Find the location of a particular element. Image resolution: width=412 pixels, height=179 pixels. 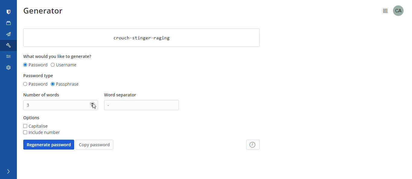

menu is located at coordinates (385, 10).